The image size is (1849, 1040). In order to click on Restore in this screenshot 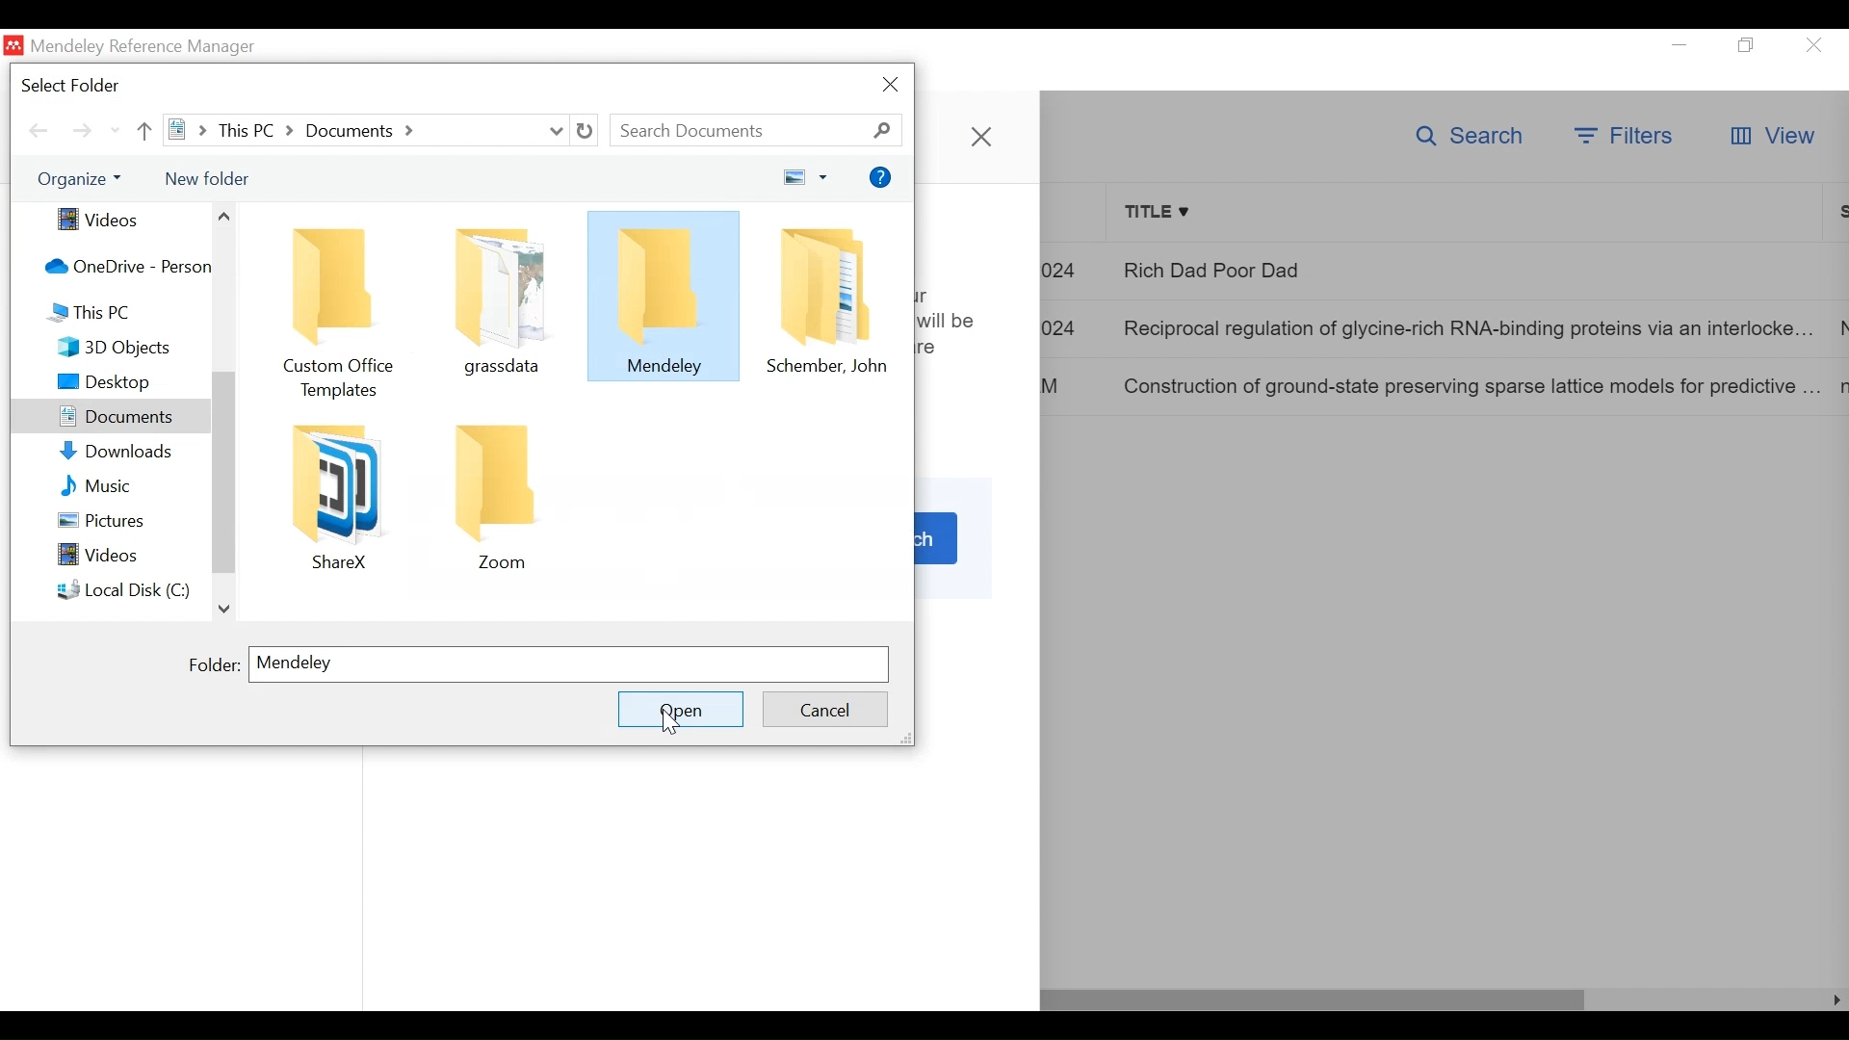, I will do `click(1750, 44)`.